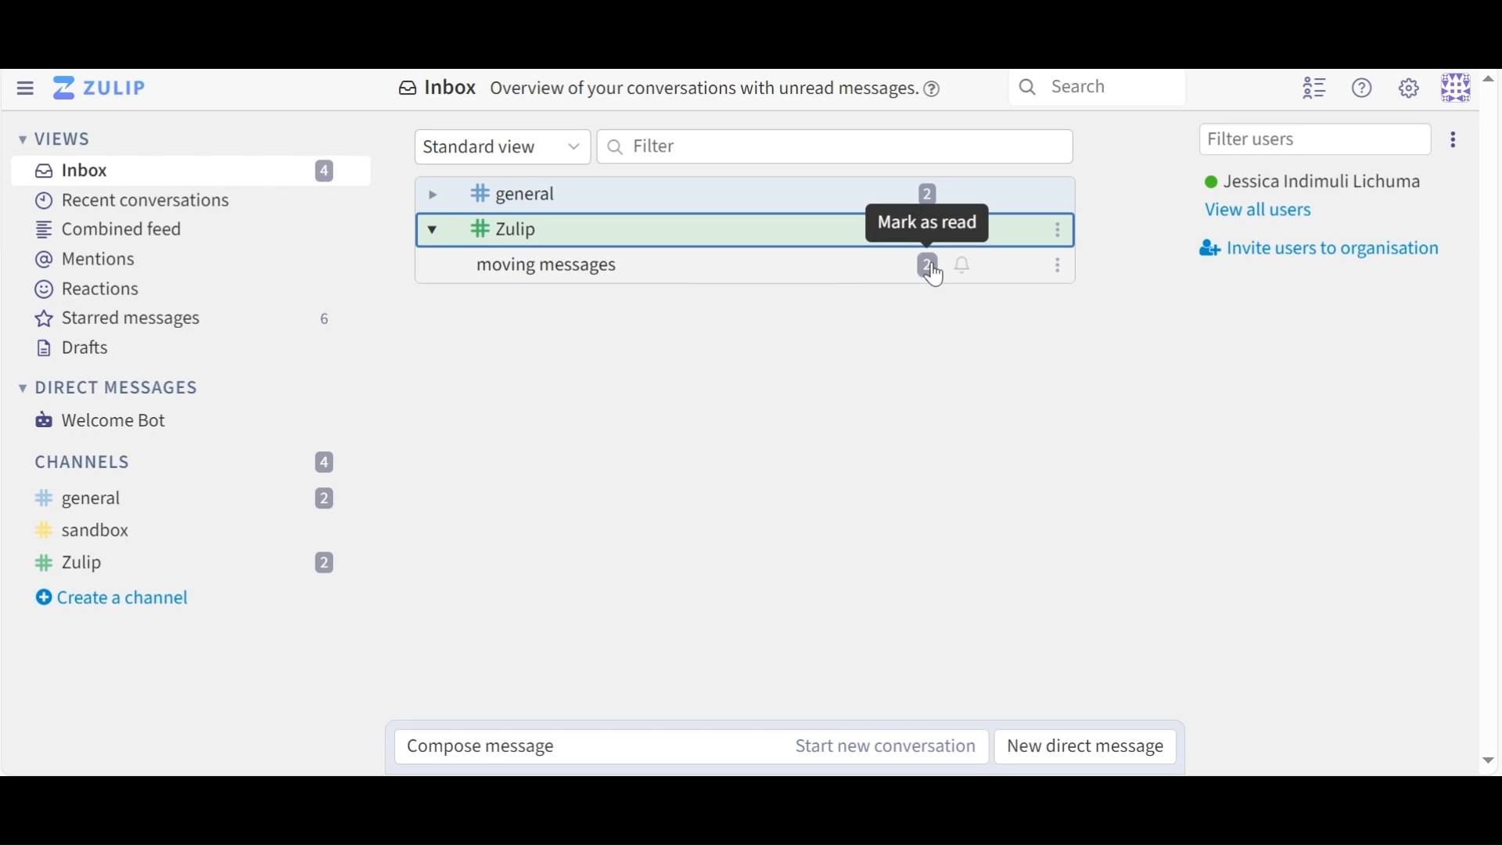 This screenshot has width=1502, height=845. What do you see at coordinates (583, 745) in the screenshot?
I see `Compose message` at bounding box center [583, 745].